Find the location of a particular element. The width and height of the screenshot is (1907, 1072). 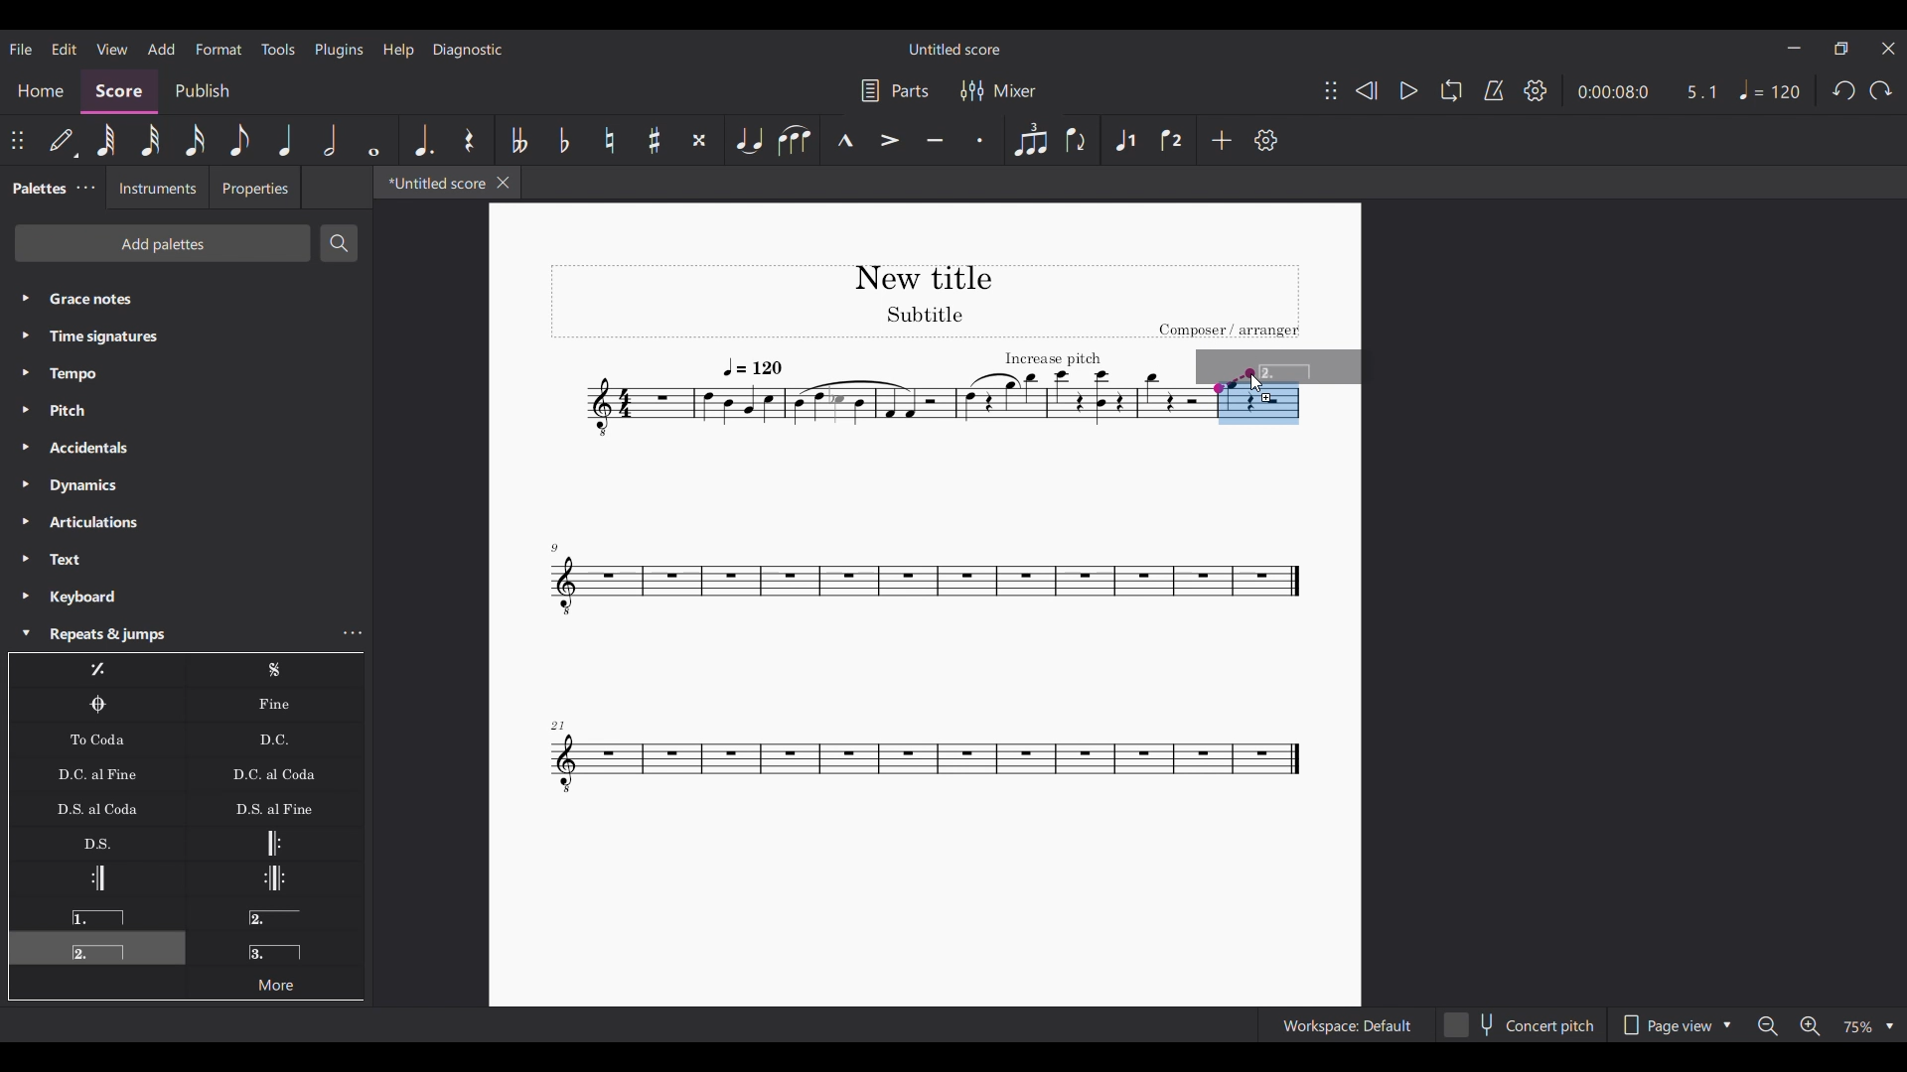

Search  is located at coordinates (339, 243).